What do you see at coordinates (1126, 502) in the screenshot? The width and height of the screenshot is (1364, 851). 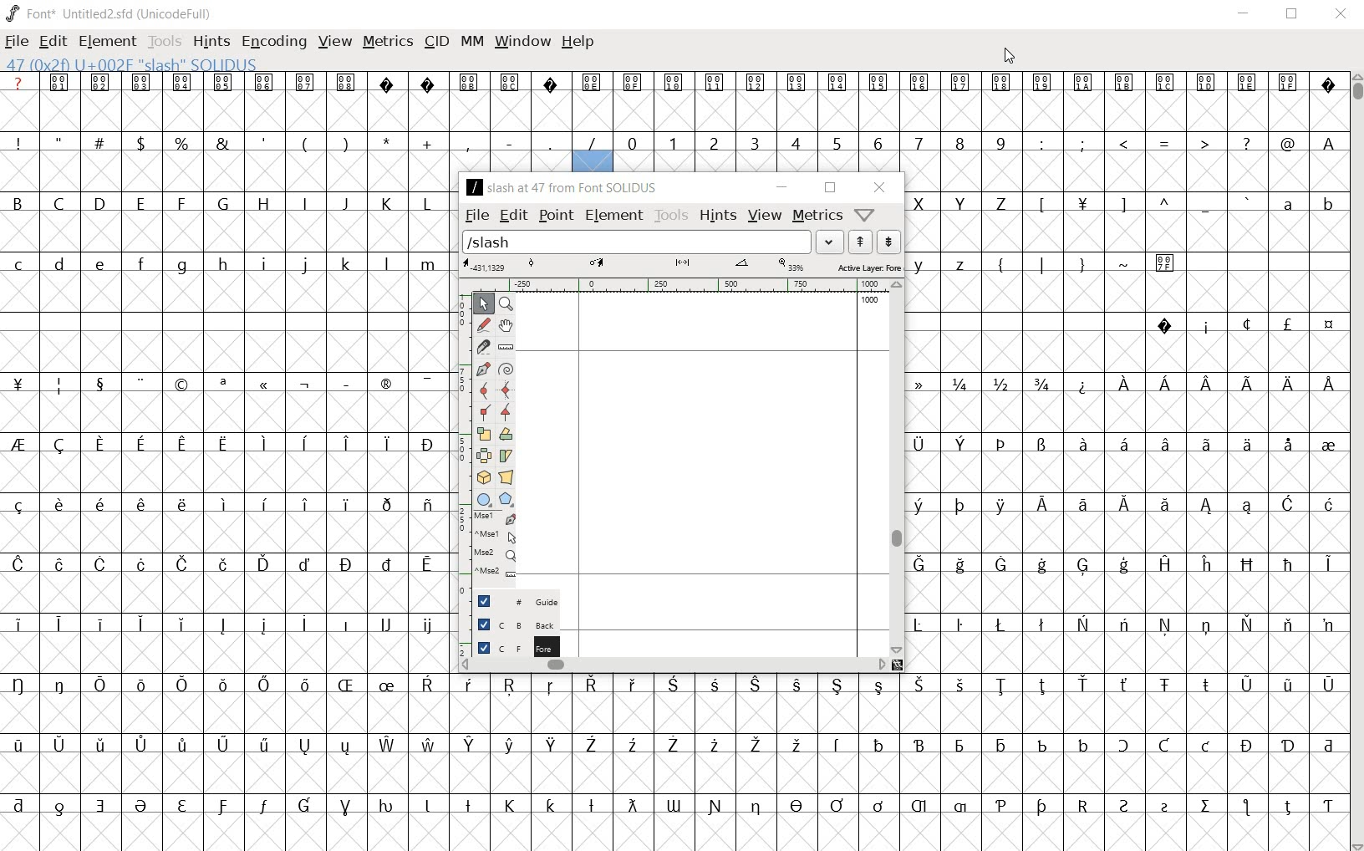 I see `special letters` at bounding box center [1126, 502].